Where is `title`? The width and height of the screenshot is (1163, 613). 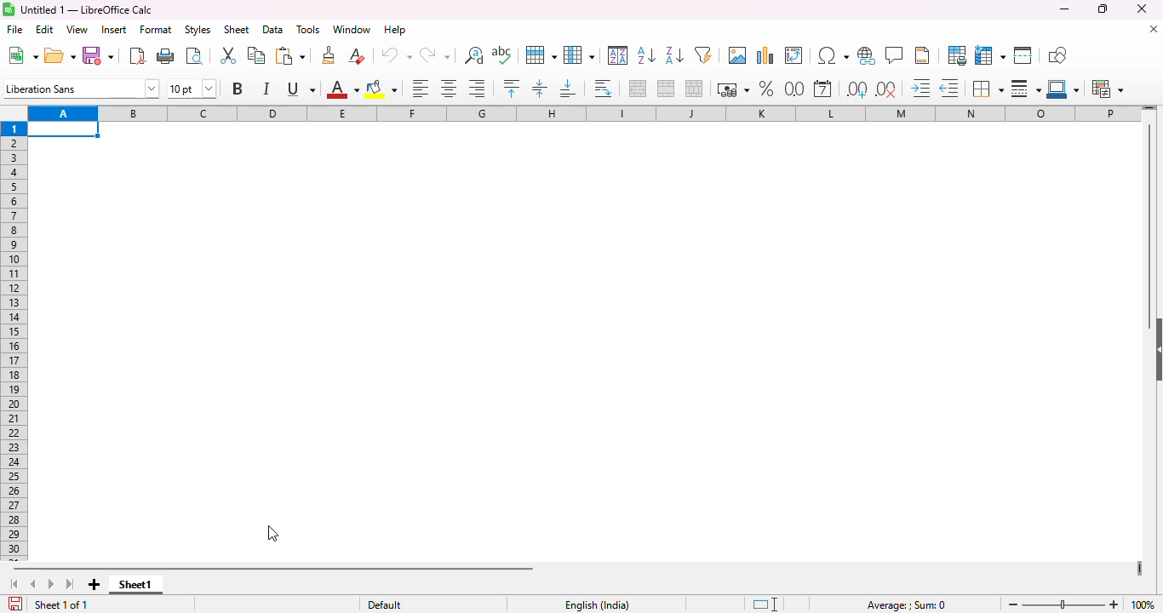 title is located at coordinates (87, 9).